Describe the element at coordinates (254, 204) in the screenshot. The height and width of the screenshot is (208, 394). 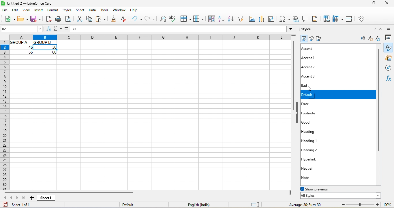
I see `standard selection` at that location.